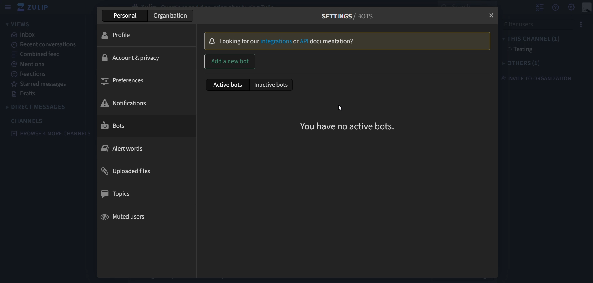 The image size is (593, 283). Describe the element at coordinates (135, 102) in the screenshot. I see `notifications` at that location.